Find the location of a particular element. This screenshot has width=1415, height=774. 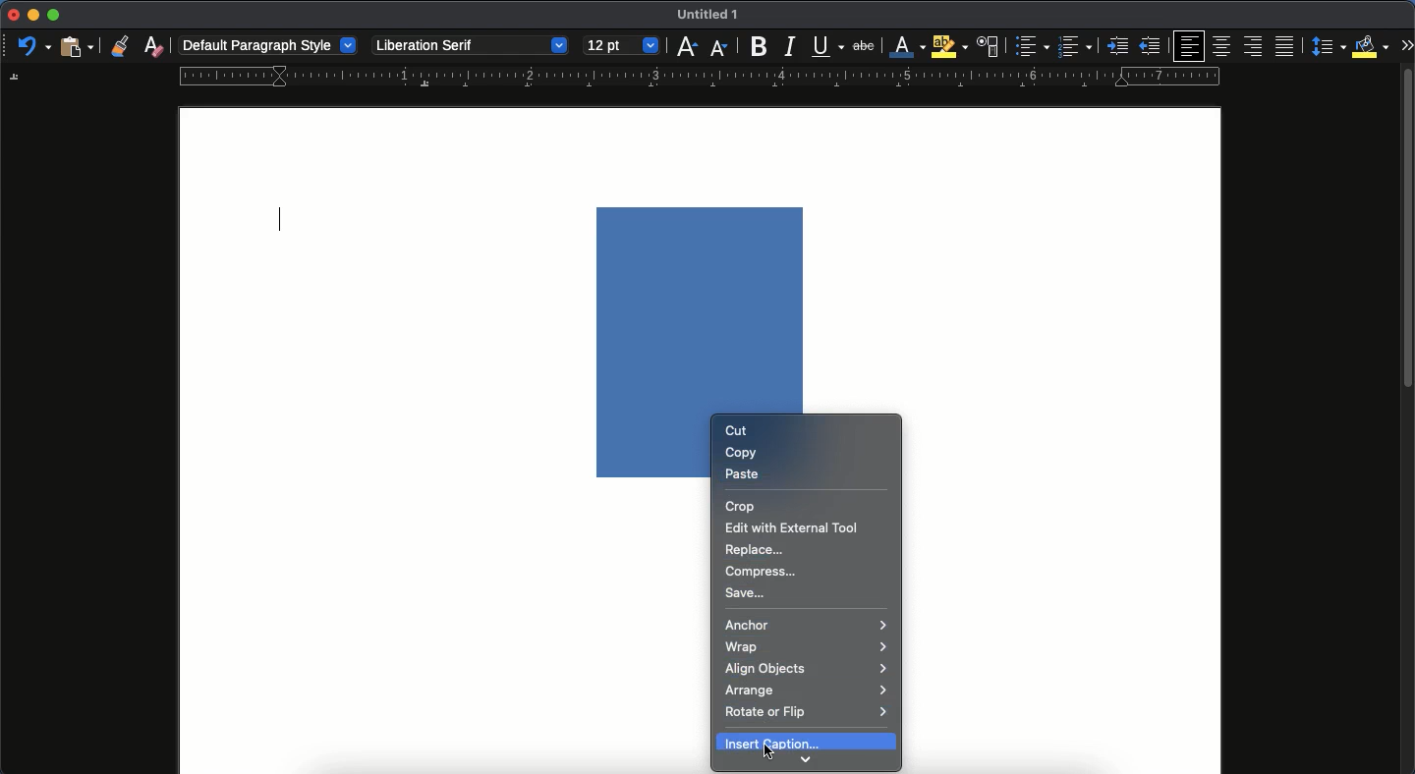

undo is located at coordinates (30, 46).